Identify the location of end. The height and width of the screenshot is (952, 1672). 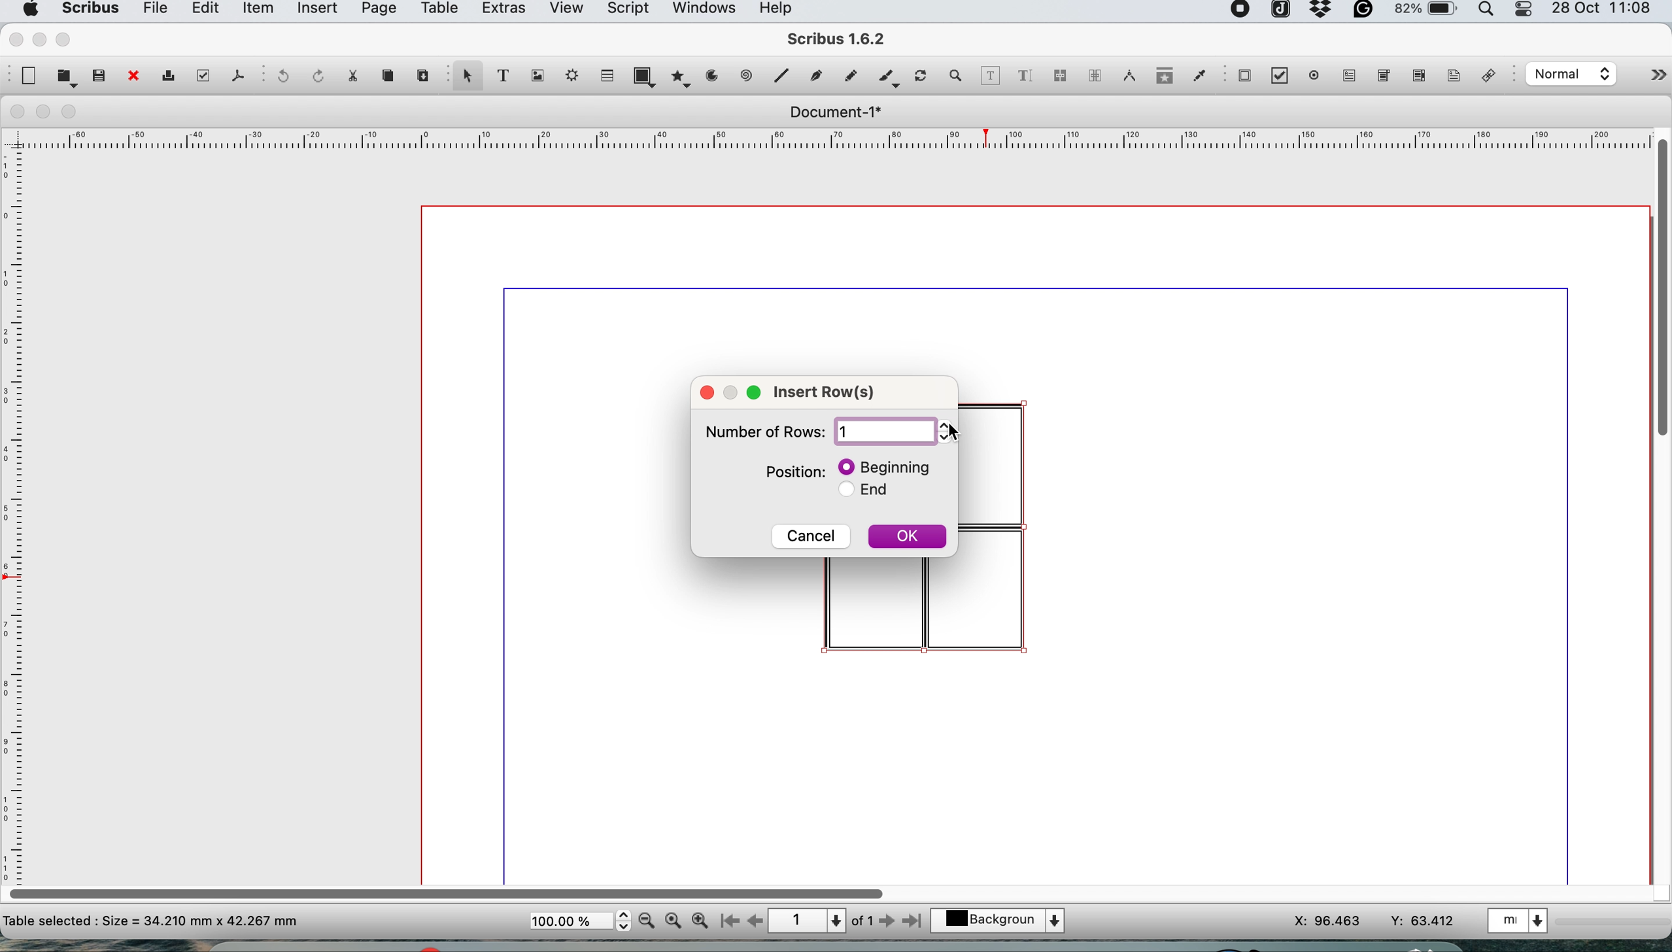
(872, 493).